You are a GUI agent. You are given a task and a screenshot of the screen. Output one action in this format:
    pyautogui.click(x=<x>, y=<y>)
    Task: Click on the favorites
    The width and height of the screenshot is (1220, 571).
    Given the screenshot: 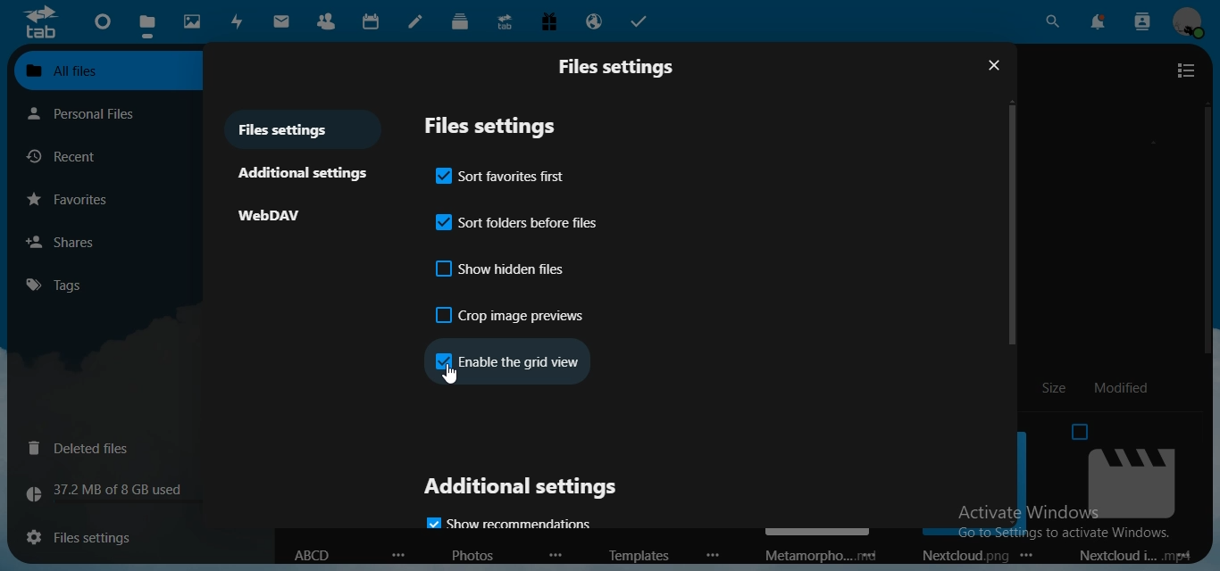 What is the action you would take?
    pyautogui.click(x=114, y=199)
    